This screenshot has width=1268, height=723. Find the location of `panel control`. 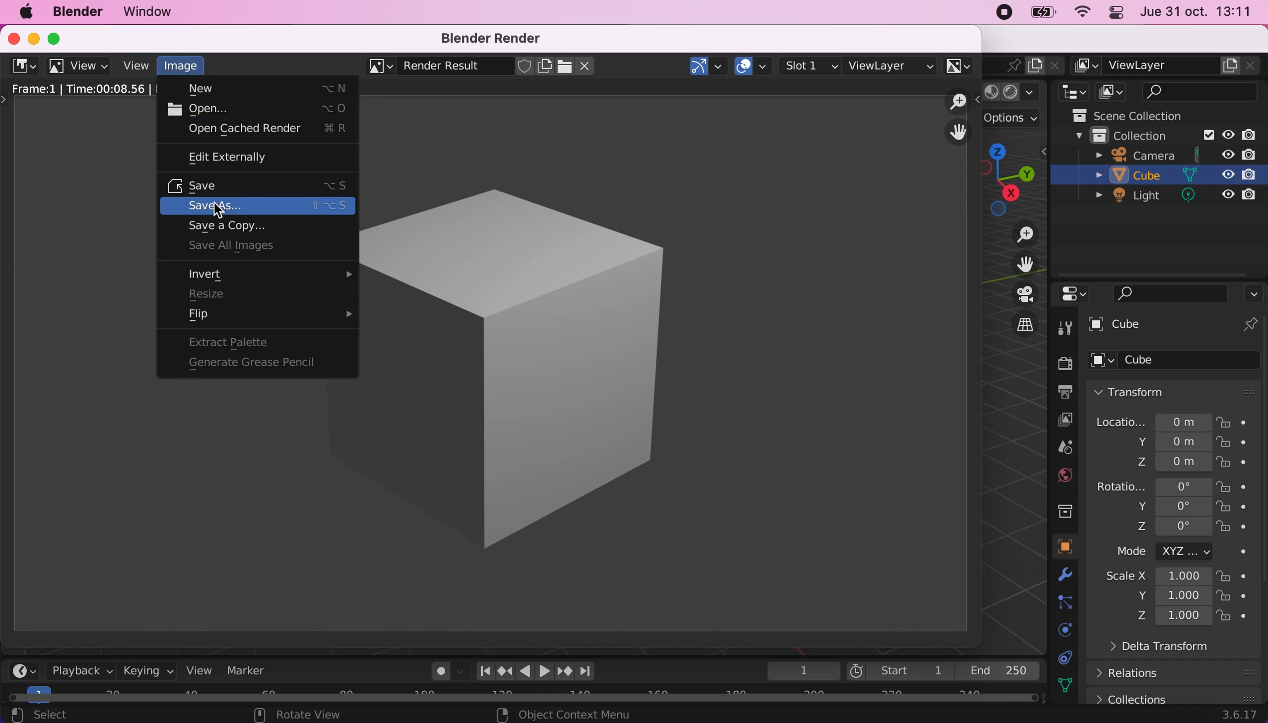

panel control is located at coordinates (1118, 12).